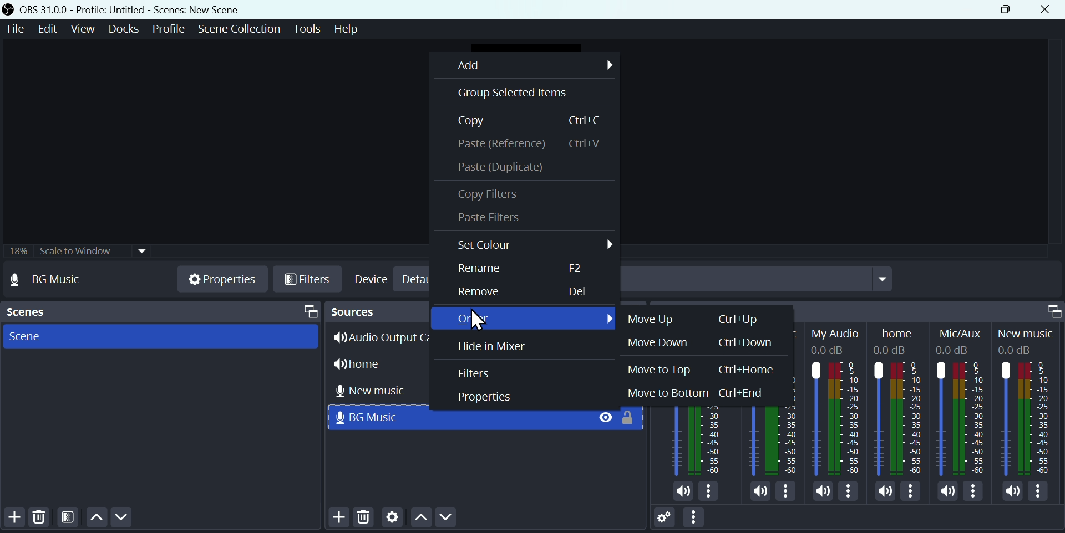 This screenshot has height=533, width=1065. What do you see at coordinates (390, 520) in the screenshot?
I see `Settings` at bounding box center [390, 520].